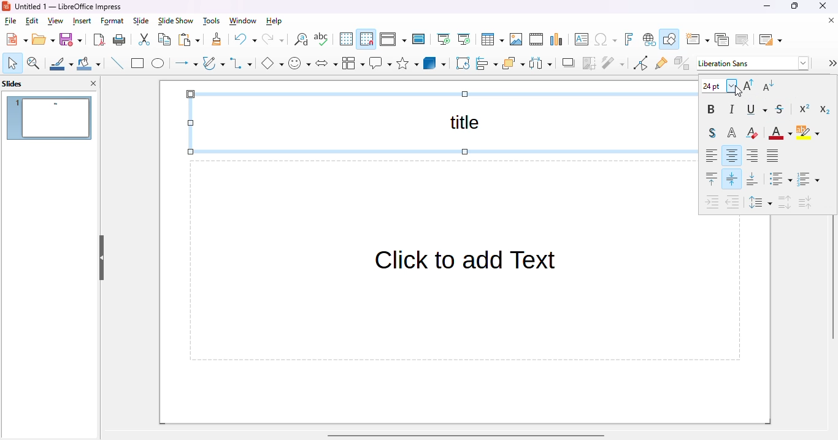  What do you see at coordinates (217, 39) in the screenshot?
I see `clone formatting` at bounding box center [217, 39].